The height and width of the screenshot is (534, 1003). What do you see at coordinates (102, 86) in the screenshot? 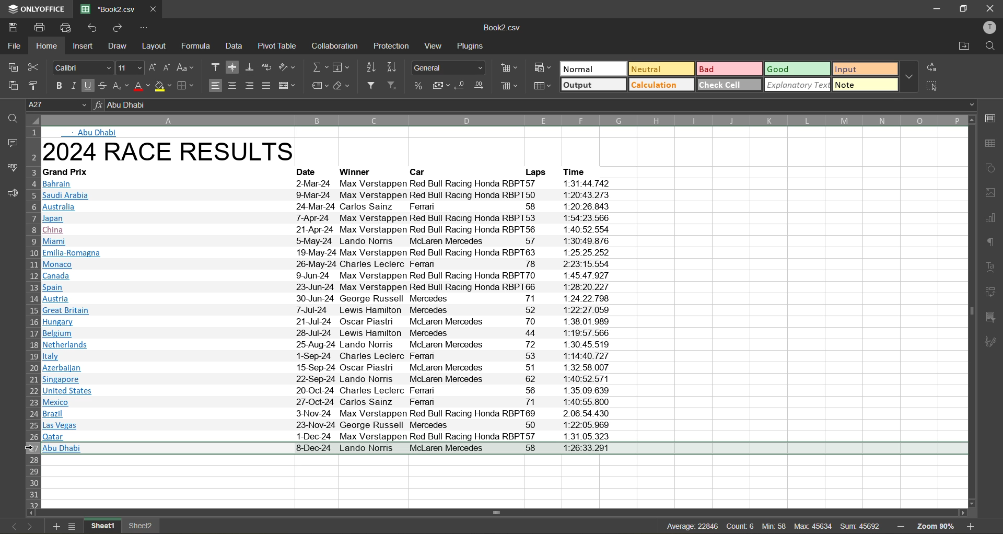
I see `strikethrough` at bounding box center [102, 86].